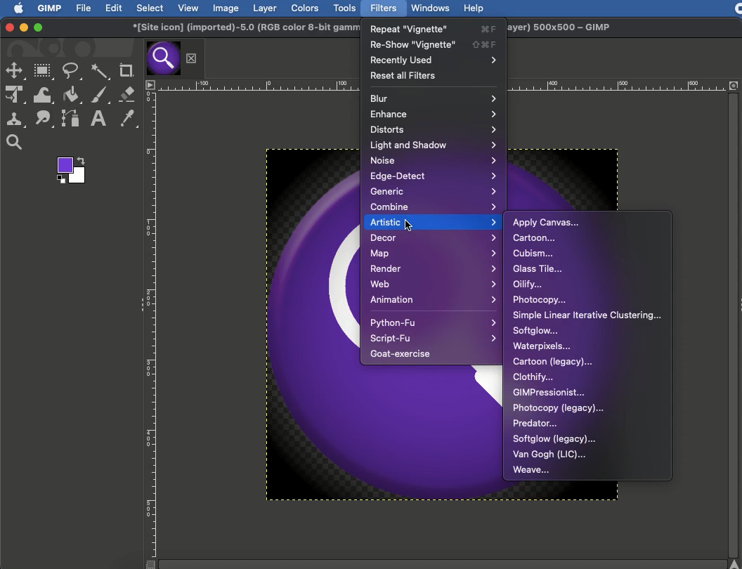 This screenshot has height=569, width=742. Describe the element at coordinates (432, 254) in the screenshot. I see `Map` at that location.